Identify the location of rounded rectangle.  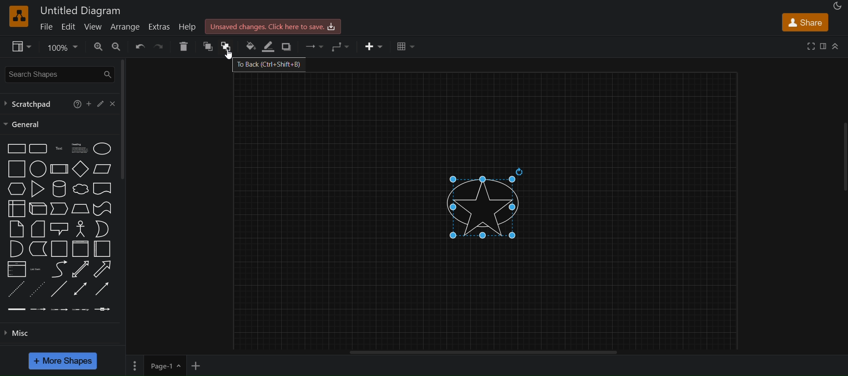
(37, 148).